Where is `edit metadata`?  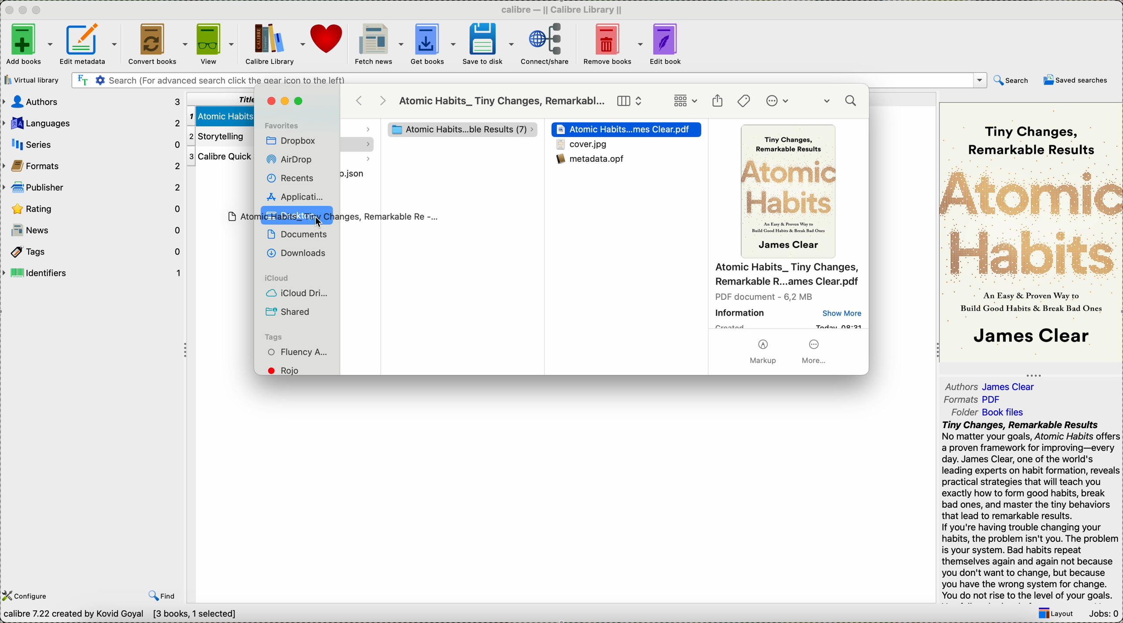
edit metadata is located at coordinates (91, 46).